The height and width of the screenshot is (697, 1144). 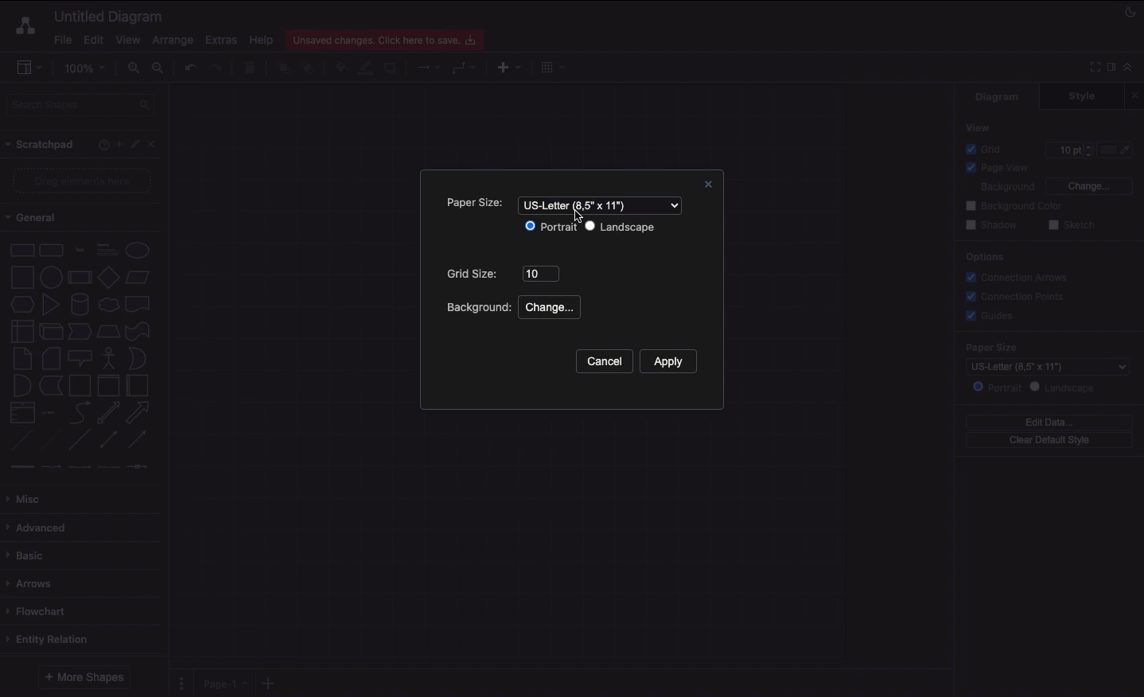 What do you see at coordinates (1117, 150) in the screenshot?
I see `Color` at bounding box center [1117, 150].